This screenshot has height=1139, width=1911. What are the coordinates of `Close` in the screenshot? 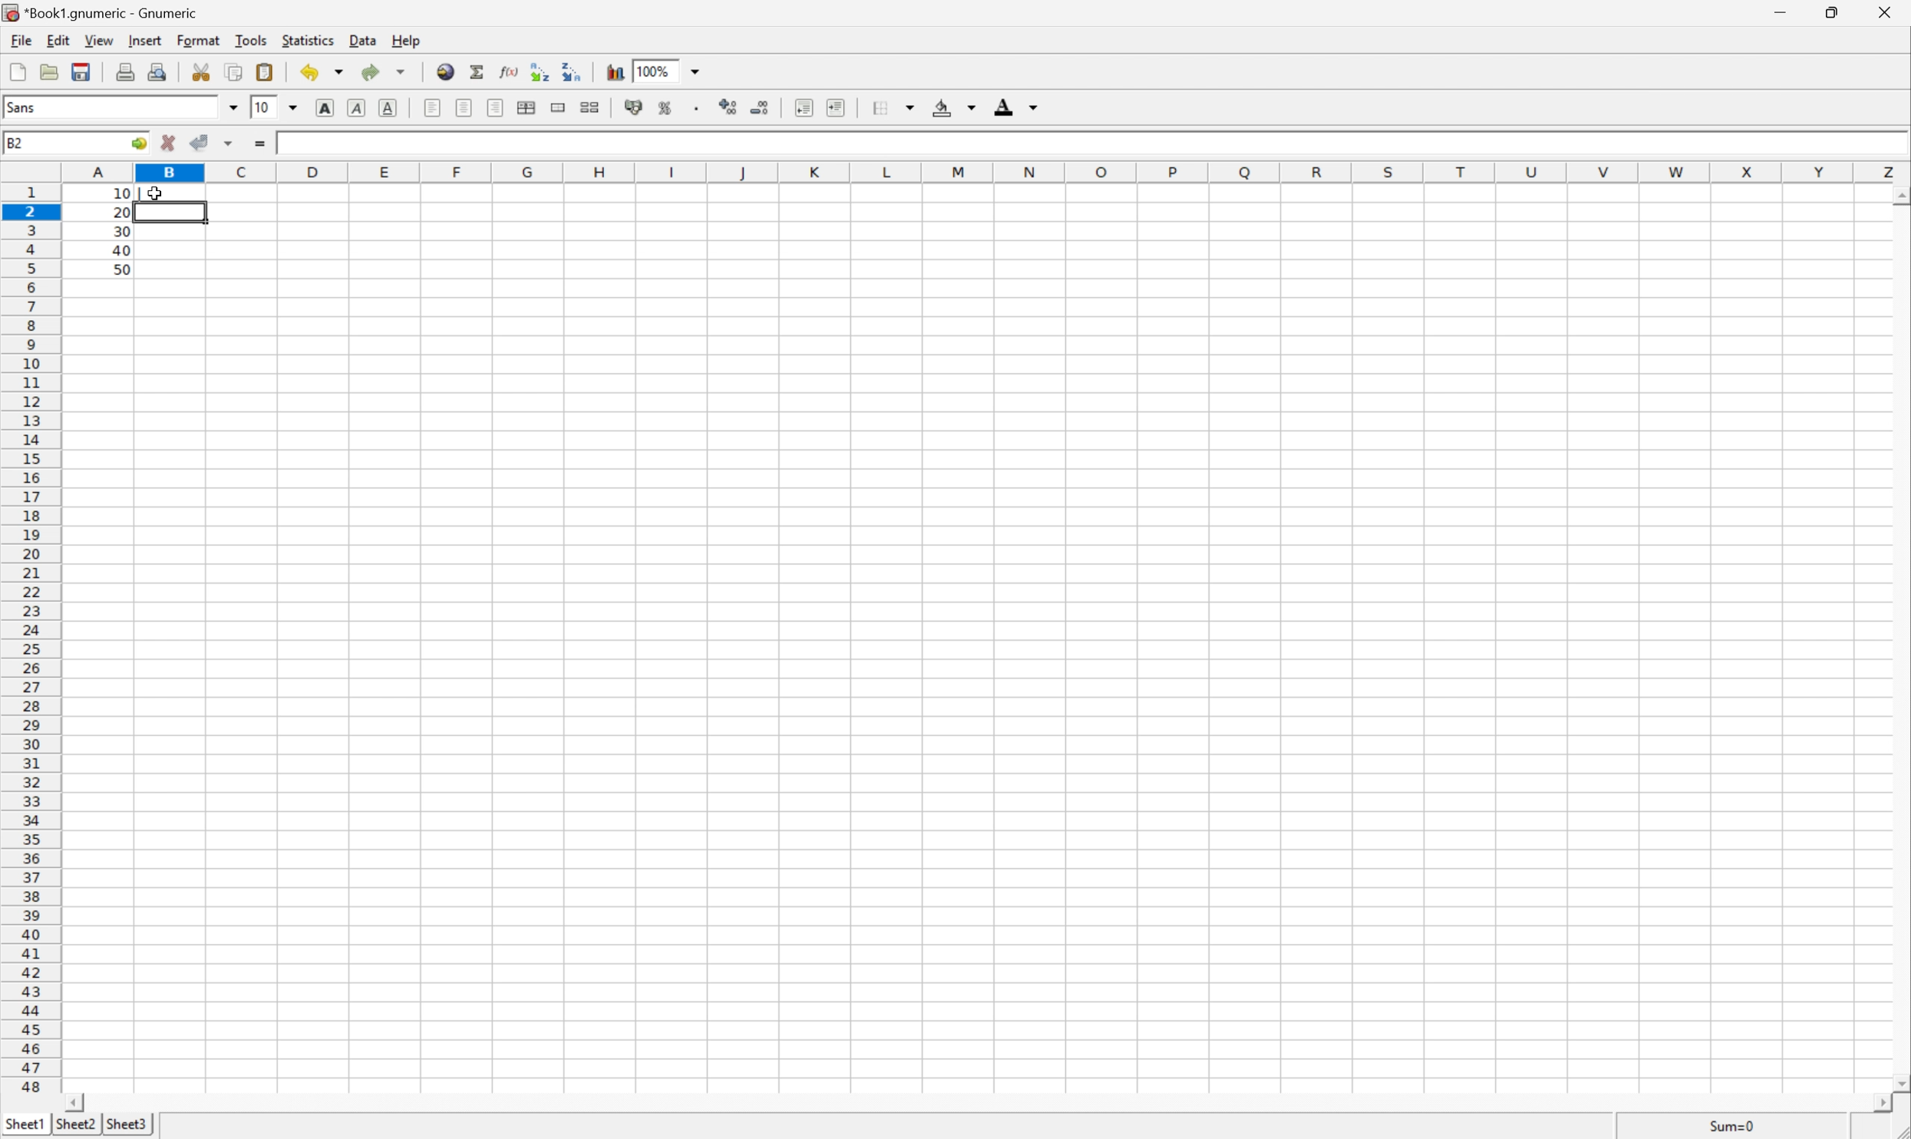 It's located at (1890, 12).